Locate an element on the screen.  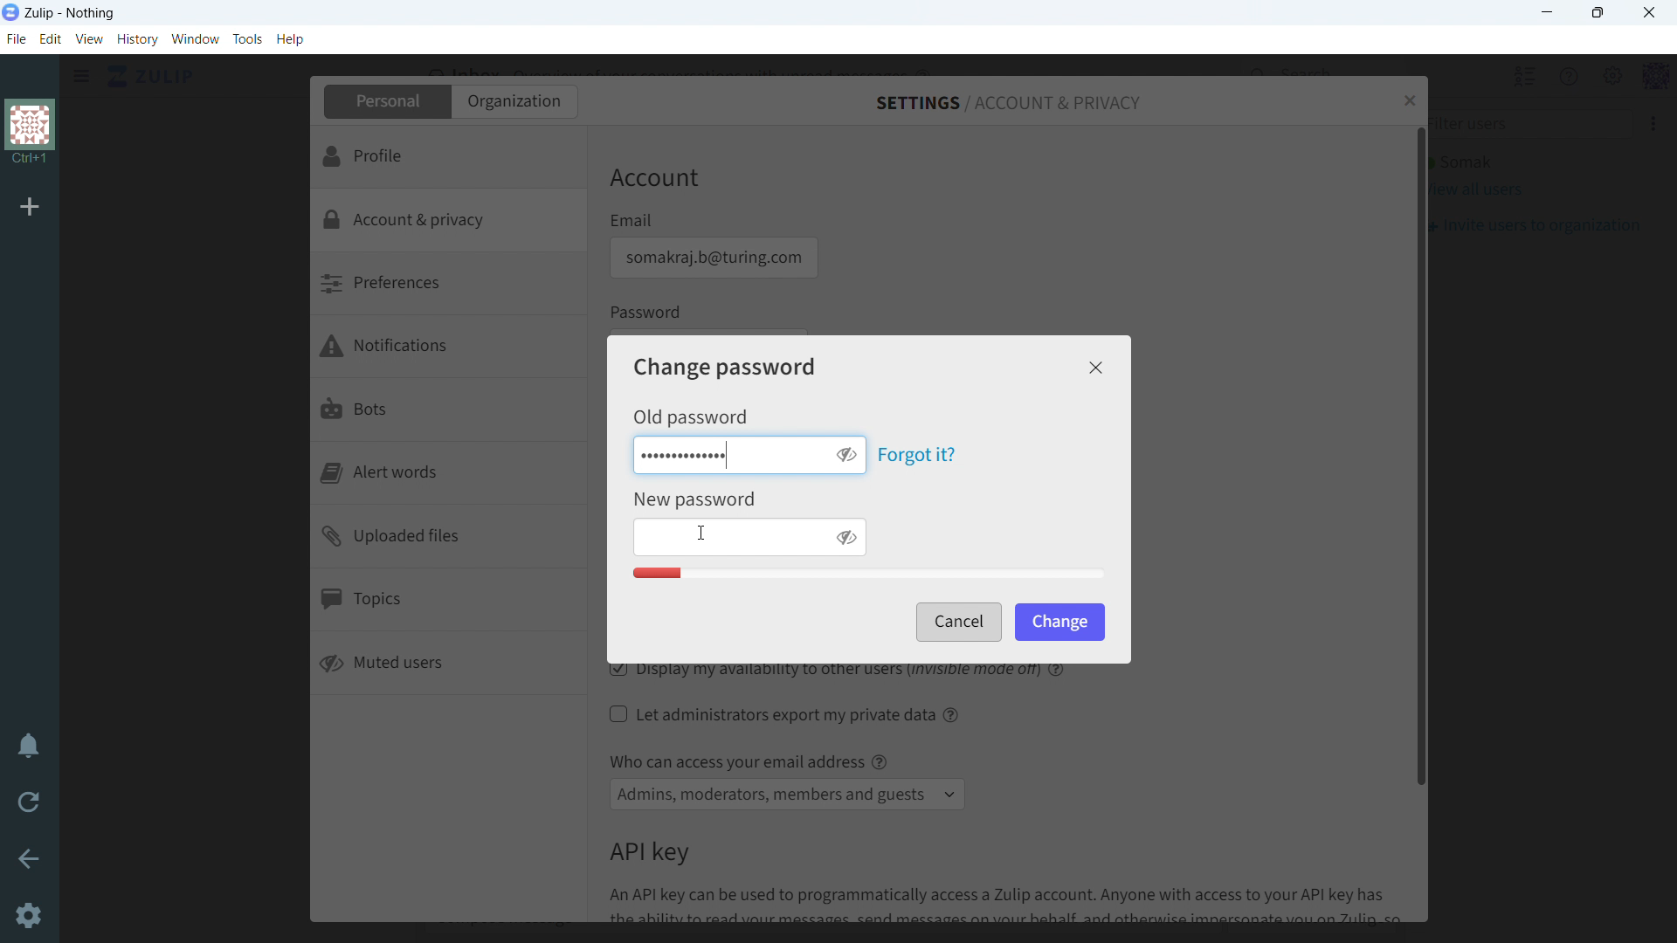
account & privacy selected is located at coordinates (447, 221).